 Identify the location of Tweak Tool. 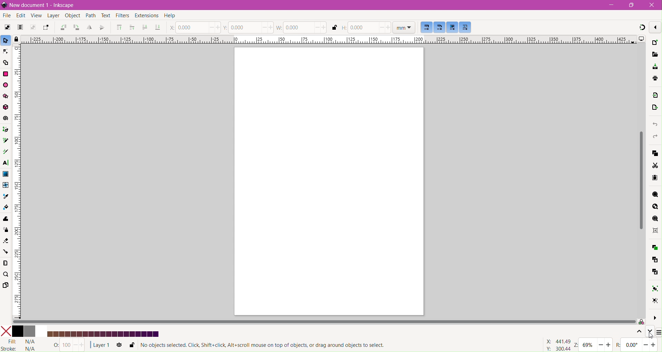
(6, 219).